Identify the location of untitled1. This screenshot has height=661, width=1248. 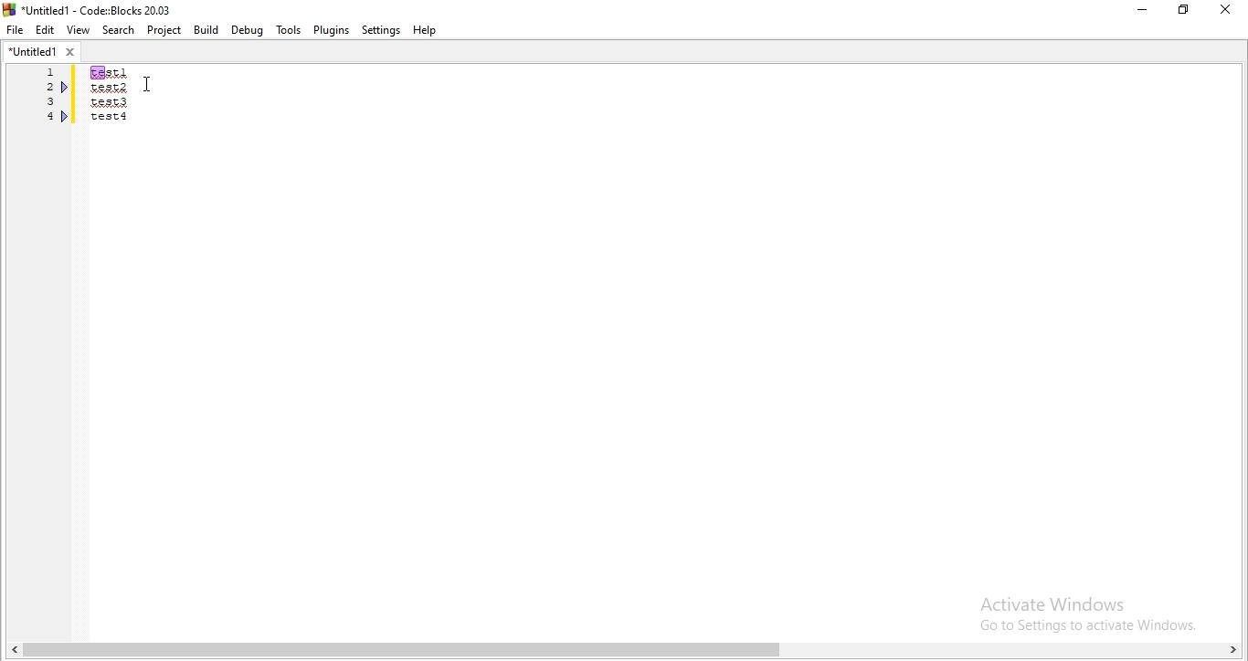
(42, 50).